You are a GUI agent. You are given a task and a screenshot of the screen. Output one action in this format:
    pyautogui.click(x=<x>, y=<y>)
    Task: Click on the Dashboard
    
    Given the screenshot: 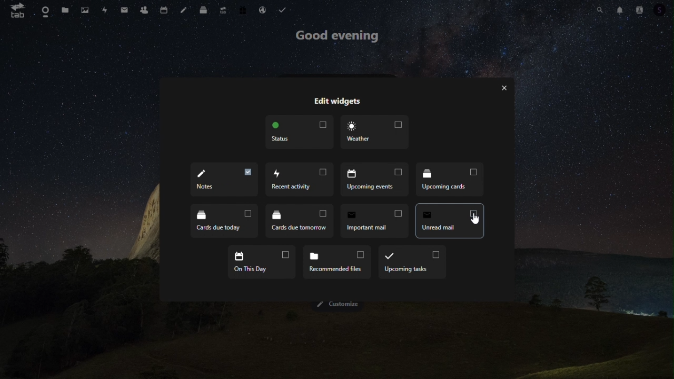 What is the action you would take?
    pyautogui.click(x=45, y=9)
    